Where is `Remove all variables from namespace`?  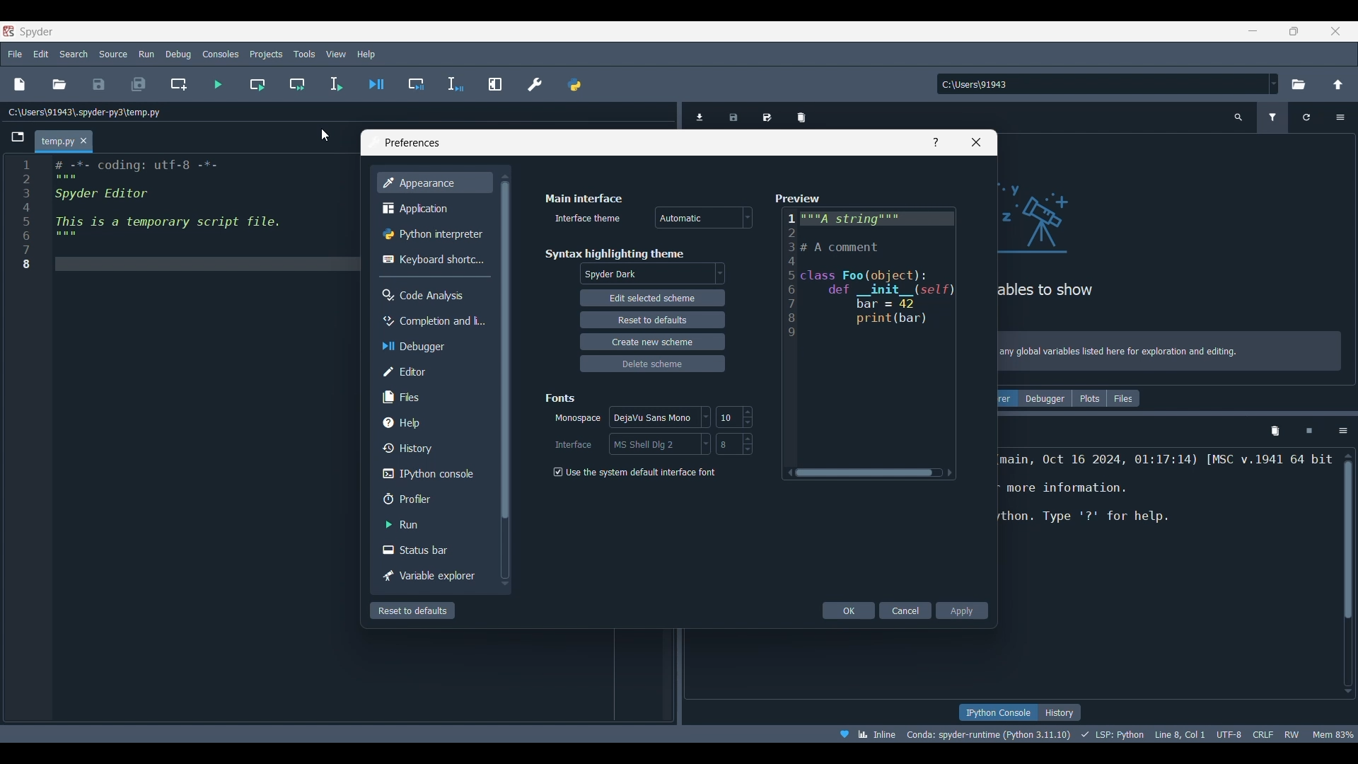 Remove all variables from namespace is located at coordinates (1275, 432).